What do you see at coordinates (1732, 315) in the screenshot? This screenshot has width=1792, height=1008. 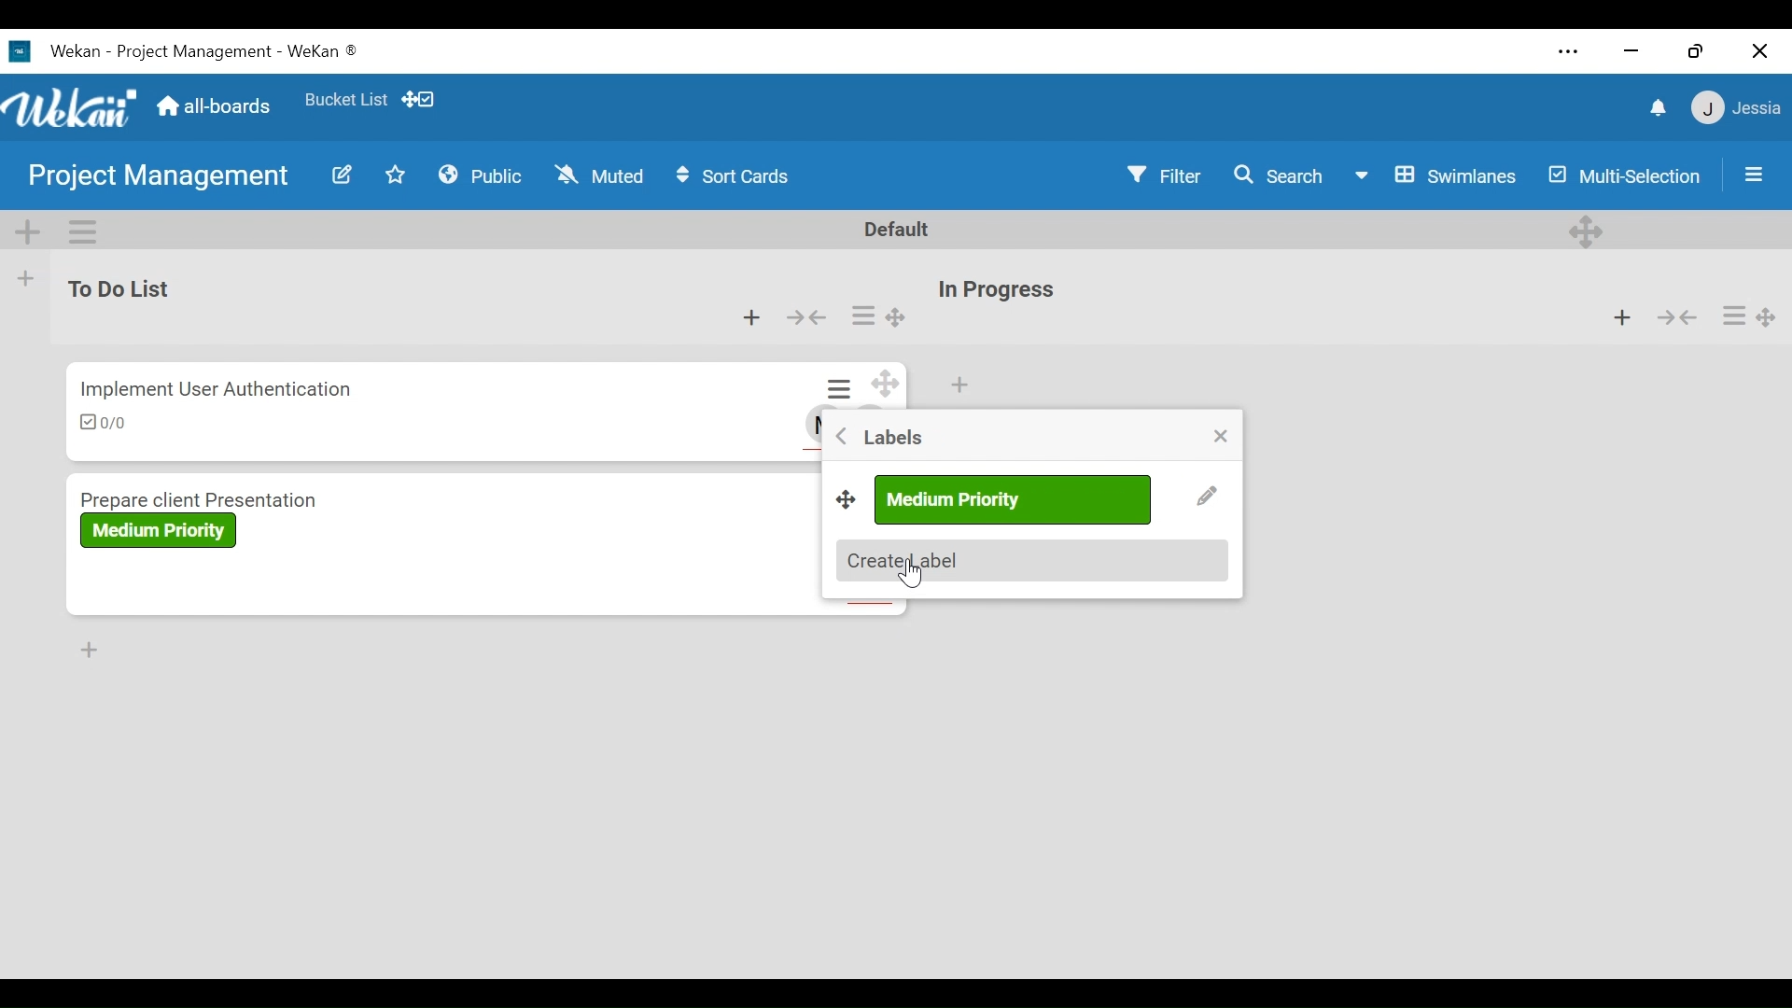 I see `Card actions` at bounding box center [1732, 315].